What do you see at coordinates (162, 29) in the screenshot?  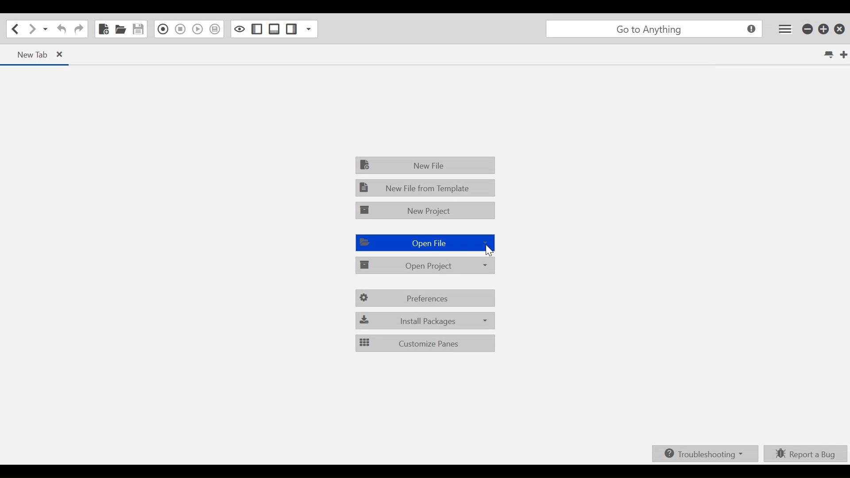 I see `Record Macro` at bounding box center [162, 29].